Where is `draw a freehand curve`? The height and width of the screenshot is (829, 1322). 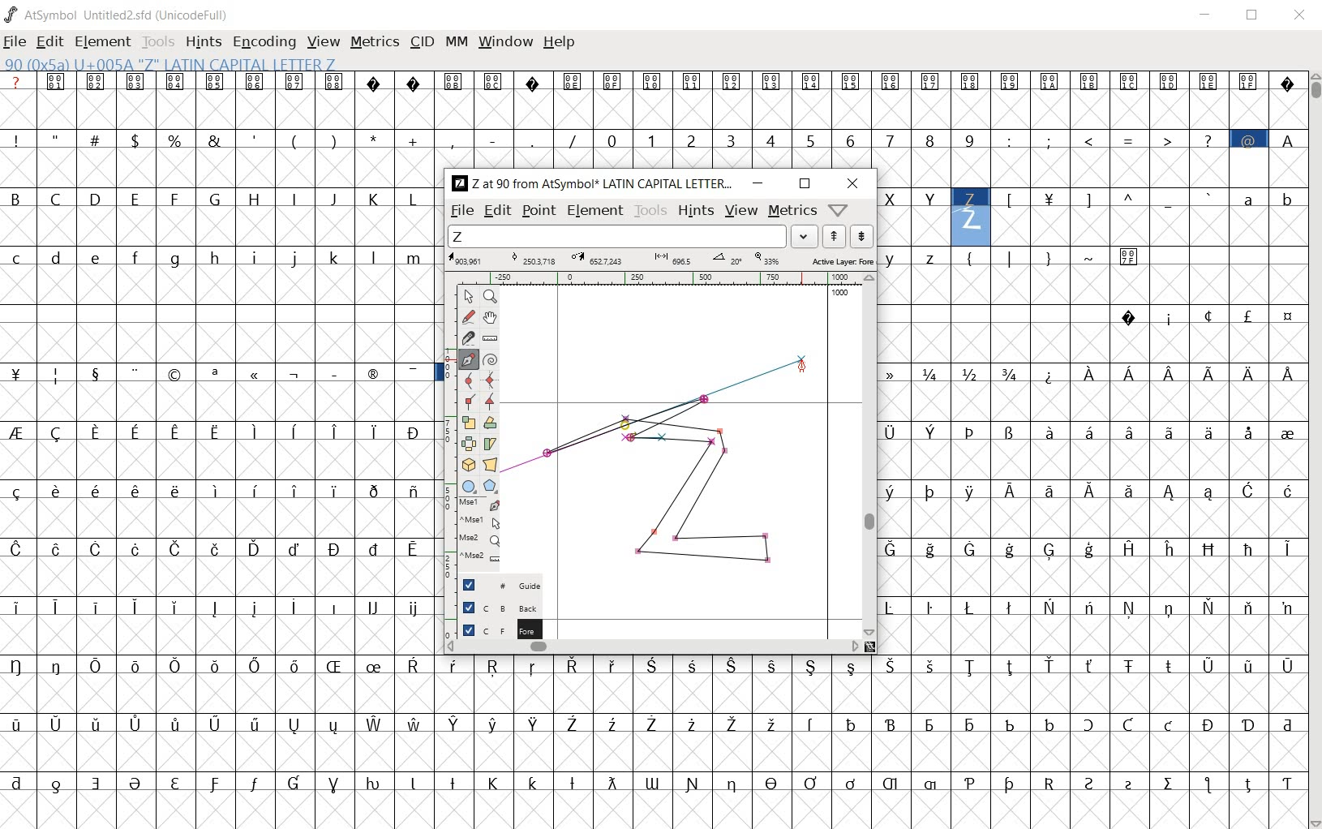 draw a freehand curve is located at coordinates (468, 317).